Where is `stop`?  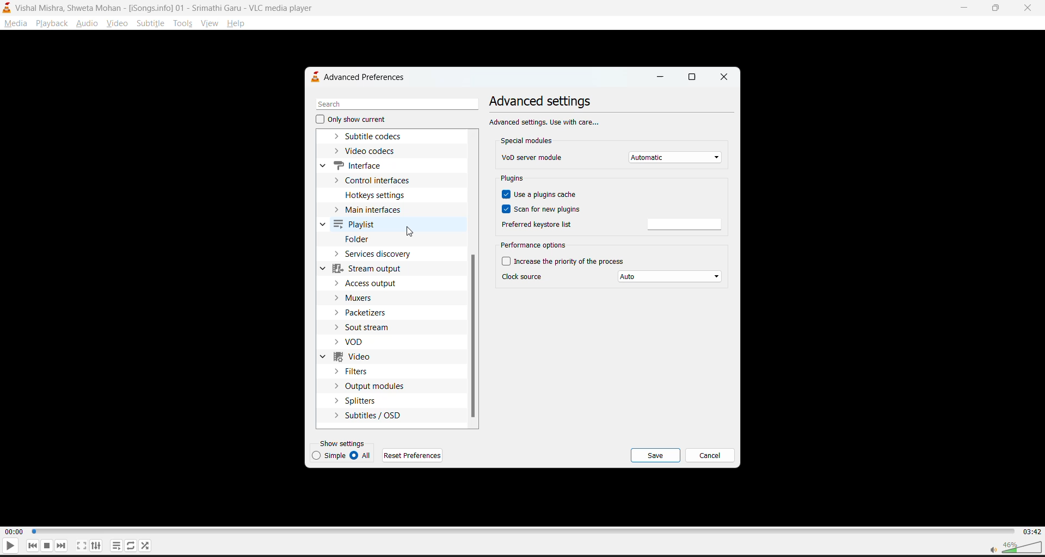
stop is located at coordinates (45, 544).